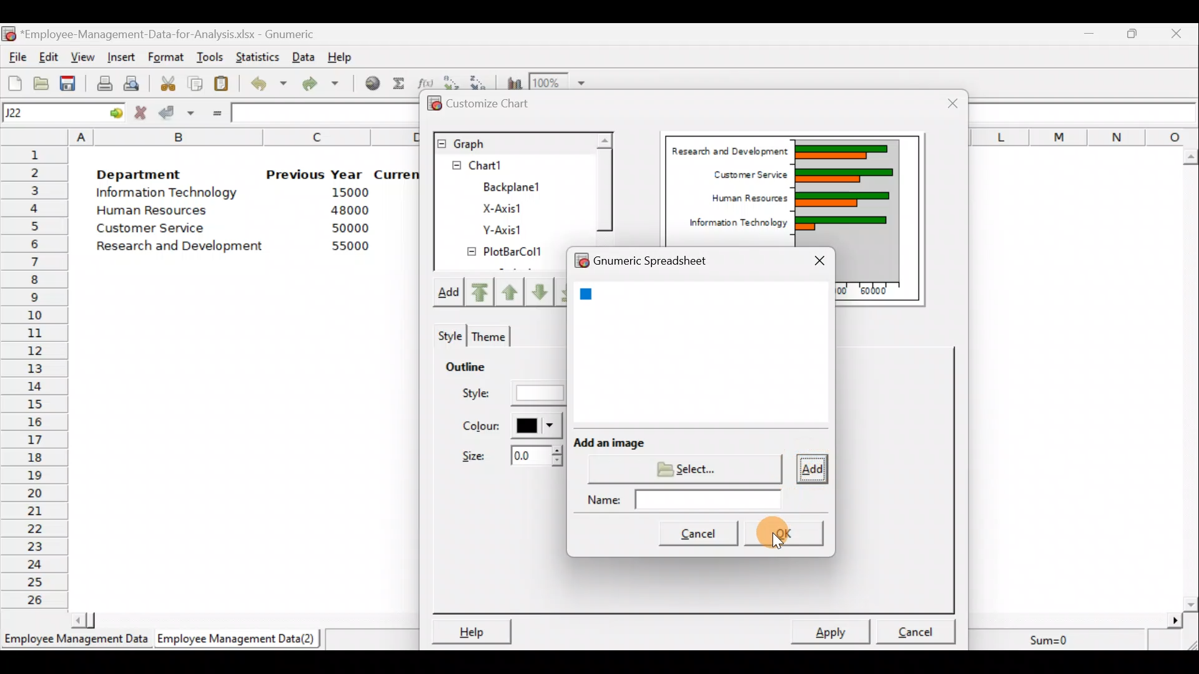 Image resolution: width=1199 pixels, height=674 pixels. Describe the element at coordinates (483, 369) in the screenshot. I see `Outline` at that location.